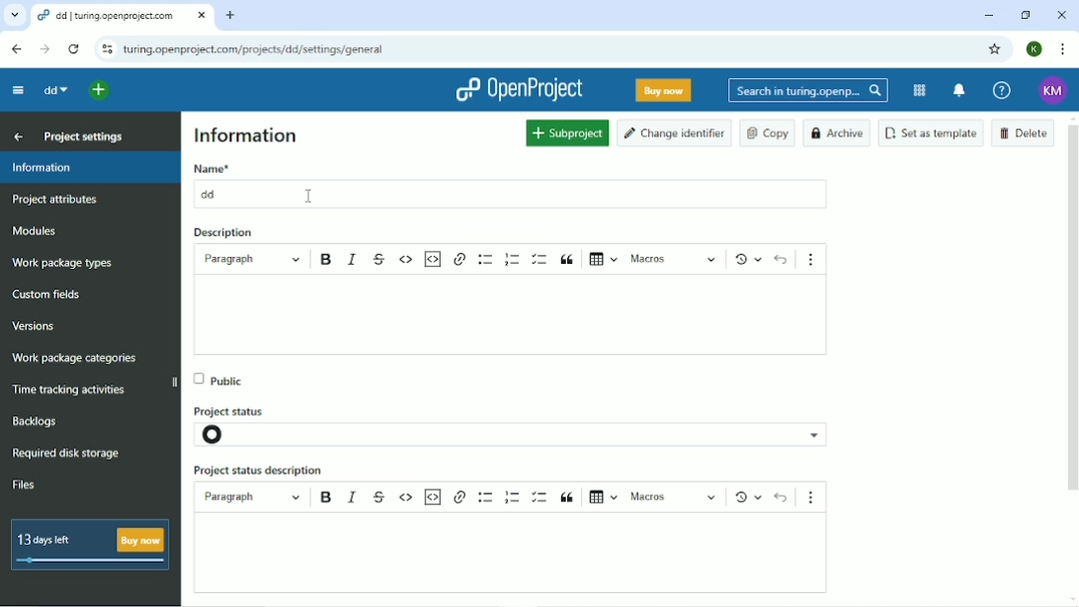  I want to click on vertical scroll bar, so click(1076, 310).